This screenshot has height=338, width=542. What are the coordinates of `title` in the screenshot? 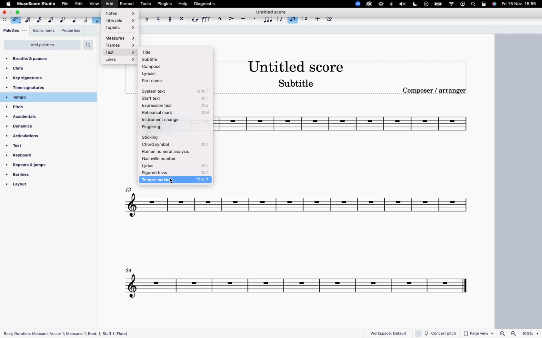 It's located at (173, 52).